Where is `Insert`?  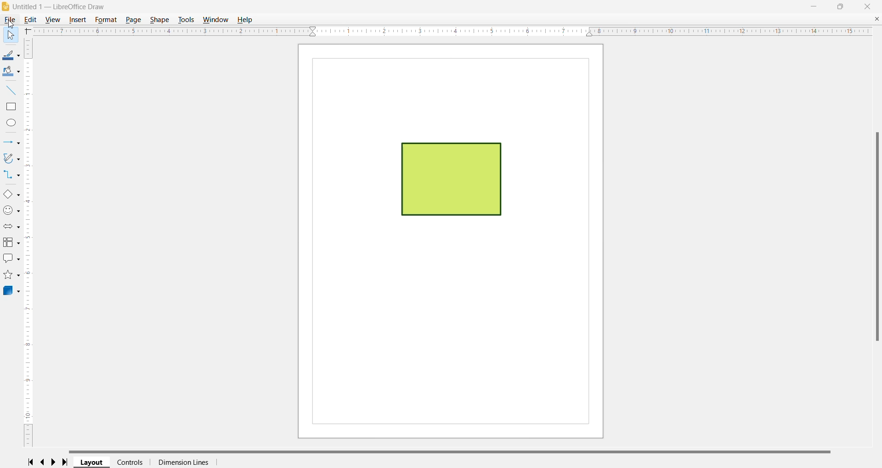 Insert is located at coordinates (78, 20).